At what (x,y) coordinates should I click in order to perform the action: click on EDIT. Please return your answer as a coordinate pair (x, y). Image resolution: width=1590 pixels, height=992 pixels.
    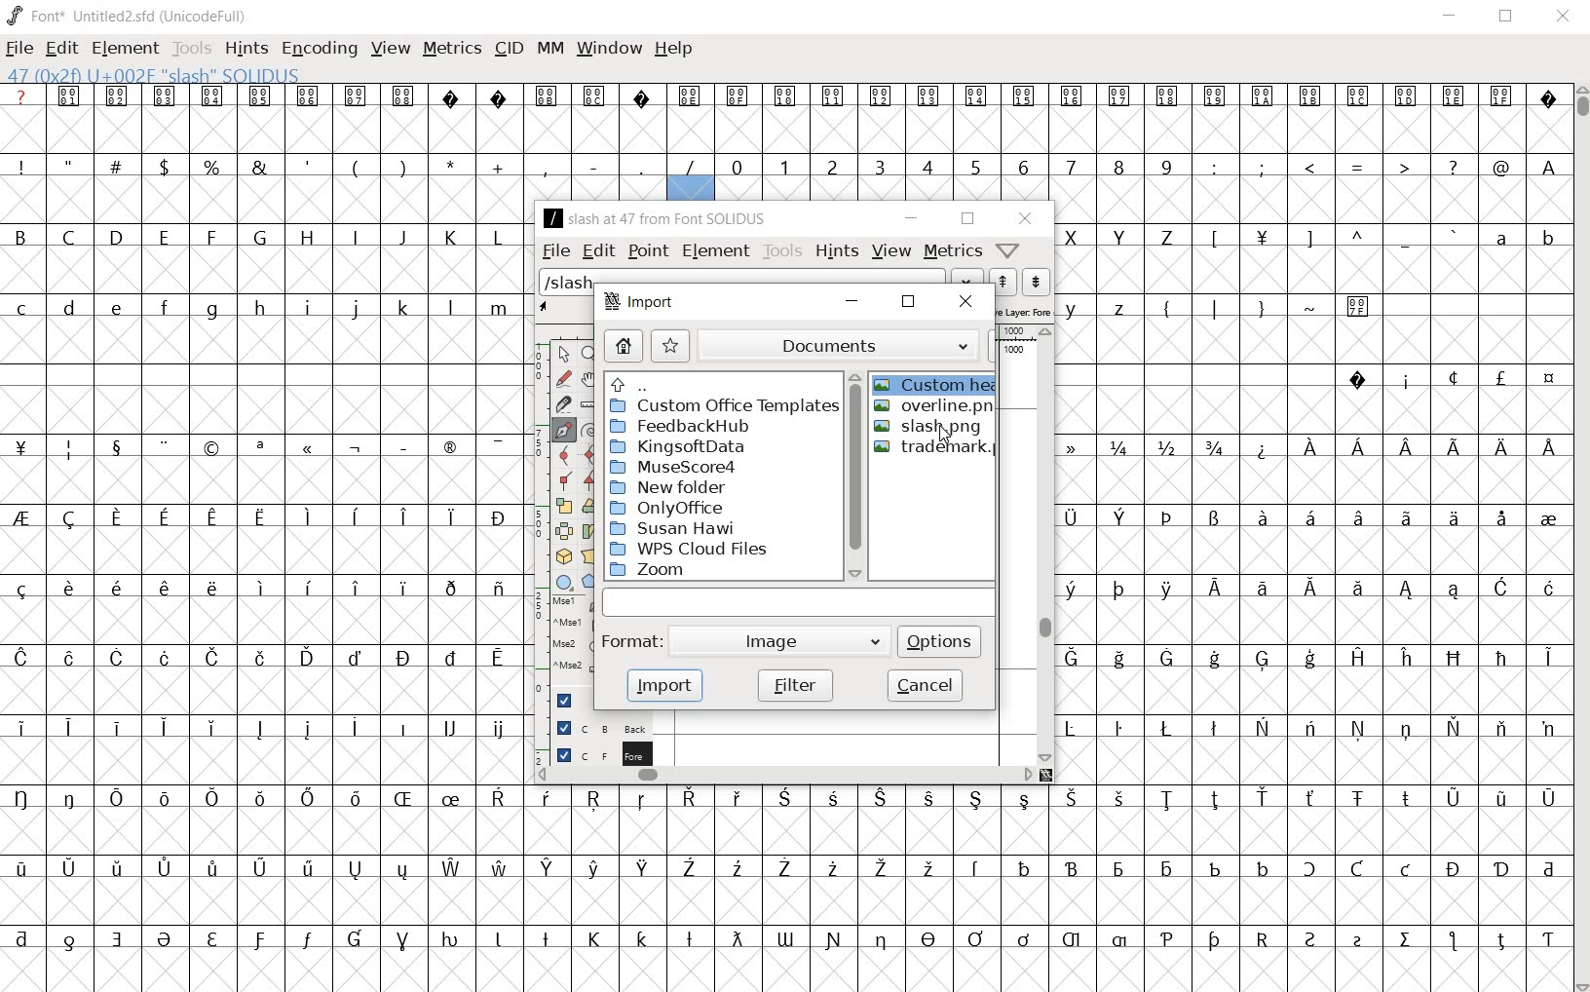
    Looking at the image, I should click on (62, 49).